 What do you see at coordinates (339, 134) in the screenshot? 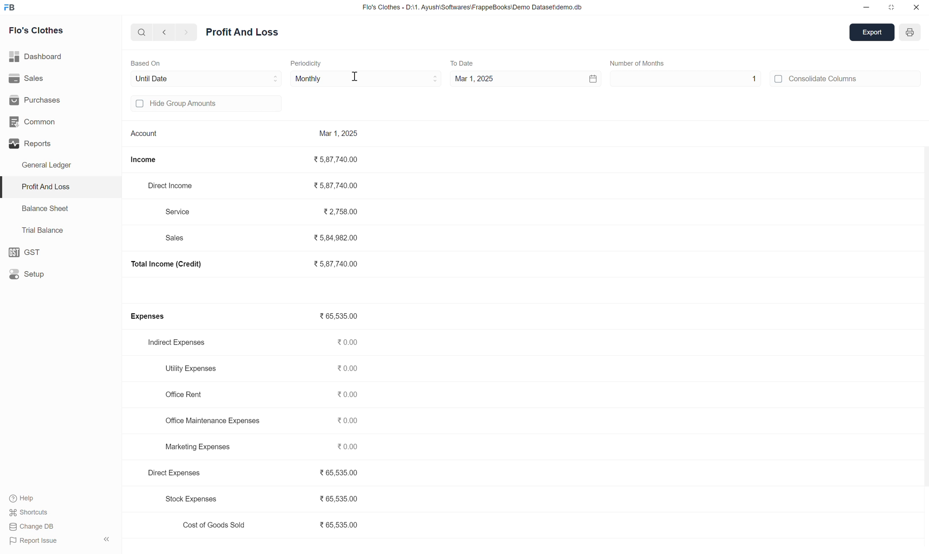
I see `Mar 1, 2025` at bounding box center [339, 134].